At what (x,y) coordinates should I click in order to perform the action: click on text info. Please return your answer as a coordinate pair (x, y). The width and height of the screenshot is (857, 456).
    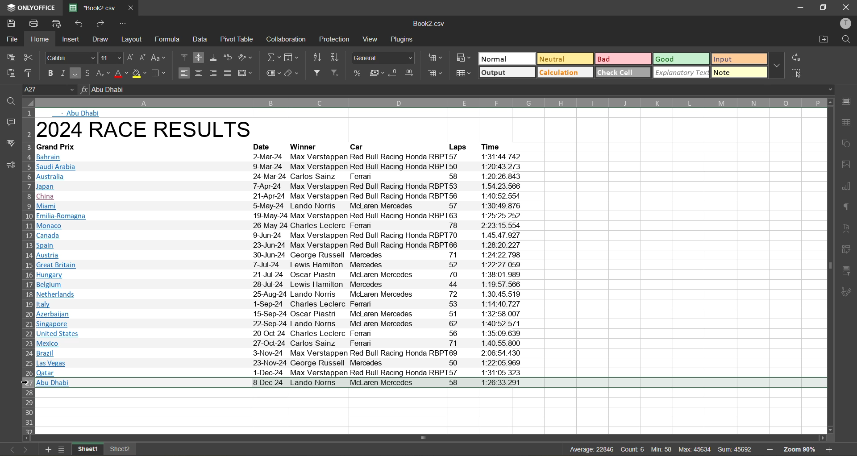
    Looking at the image, I should click on (280, 235).